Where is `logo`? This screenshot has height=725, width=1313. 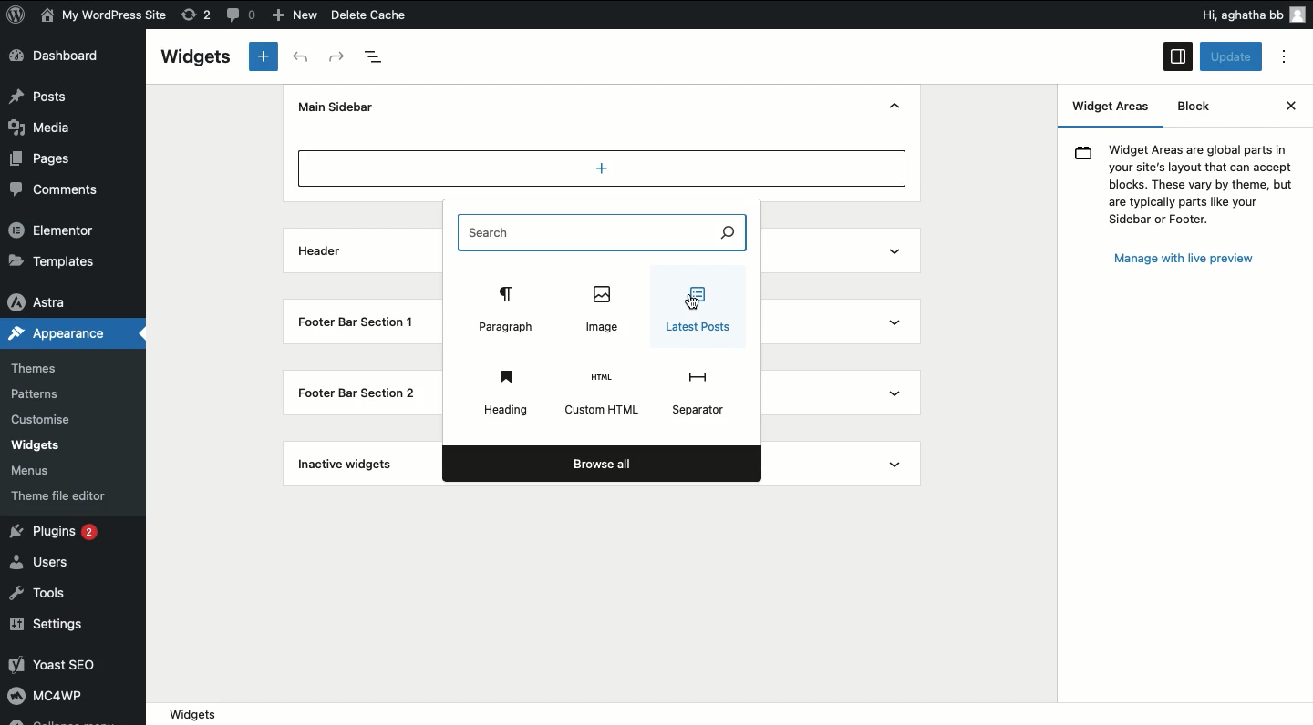
logo is located at coordinates (19, 19).